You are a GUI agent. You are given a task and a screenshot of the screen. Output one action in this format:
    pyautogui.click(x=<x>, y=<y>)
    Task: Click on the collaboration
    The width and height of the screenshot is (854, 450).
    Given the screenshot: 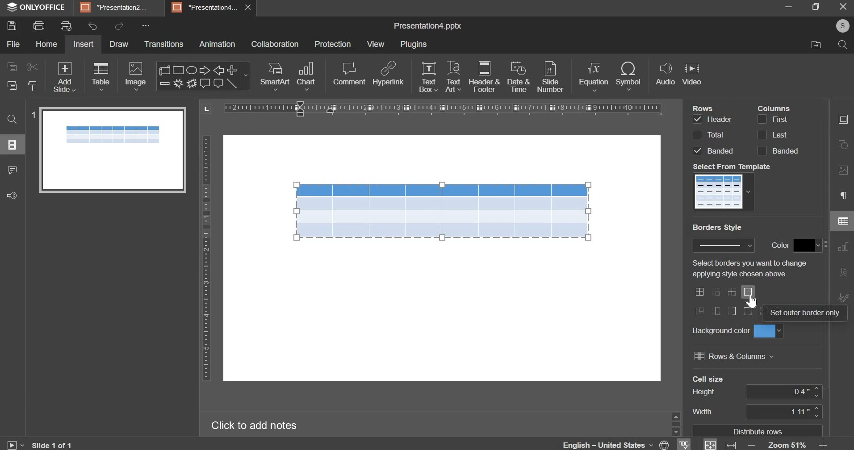 What is the action you would take?
    pyautogui.click(x=275, y=44)
    